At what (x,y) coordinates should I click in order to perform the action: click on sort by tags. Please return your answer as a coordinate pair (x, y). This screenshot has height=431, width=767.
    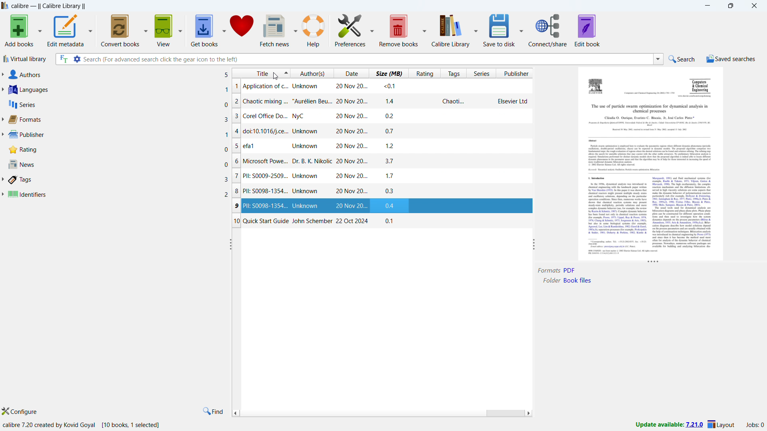
    Looking at the image, I should click on (453, 73).